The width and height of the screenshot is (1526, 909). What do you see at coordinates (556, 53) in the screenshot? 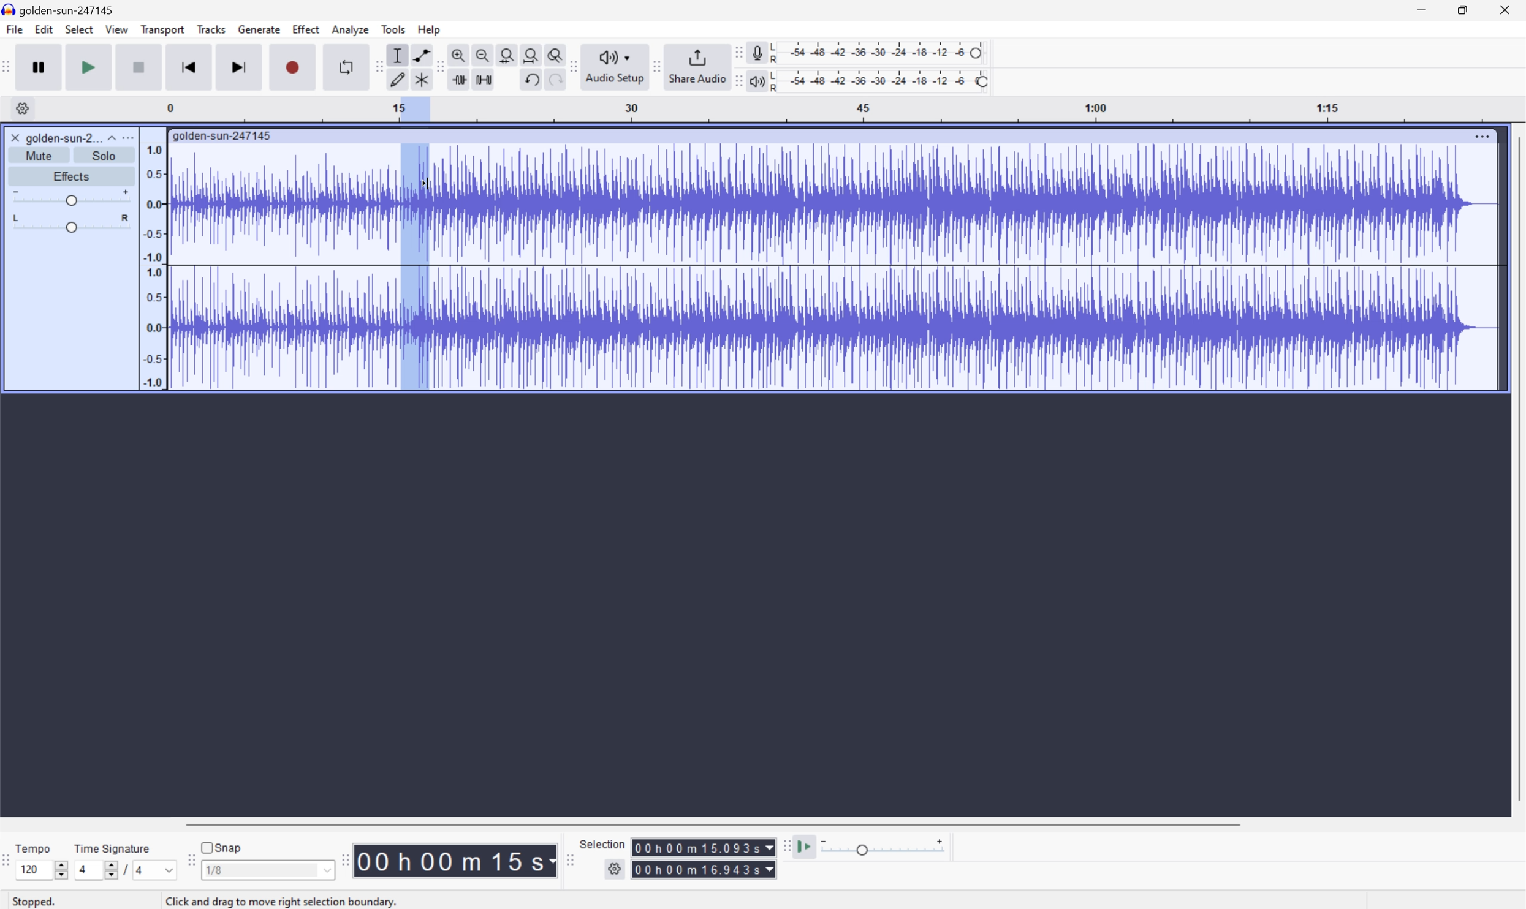
I see `Zoom toggle` at bounding box center [556, 53].